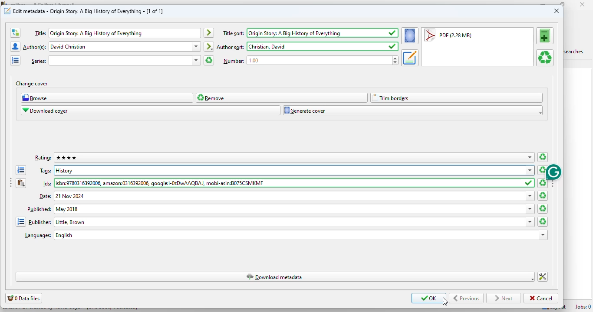 The width and height of the screenshot is (593, 312). What do you see at coordinates (290, 222) in the screenshot?
I see `Publisher: Little, Brown` at bounding box center [290, 222].